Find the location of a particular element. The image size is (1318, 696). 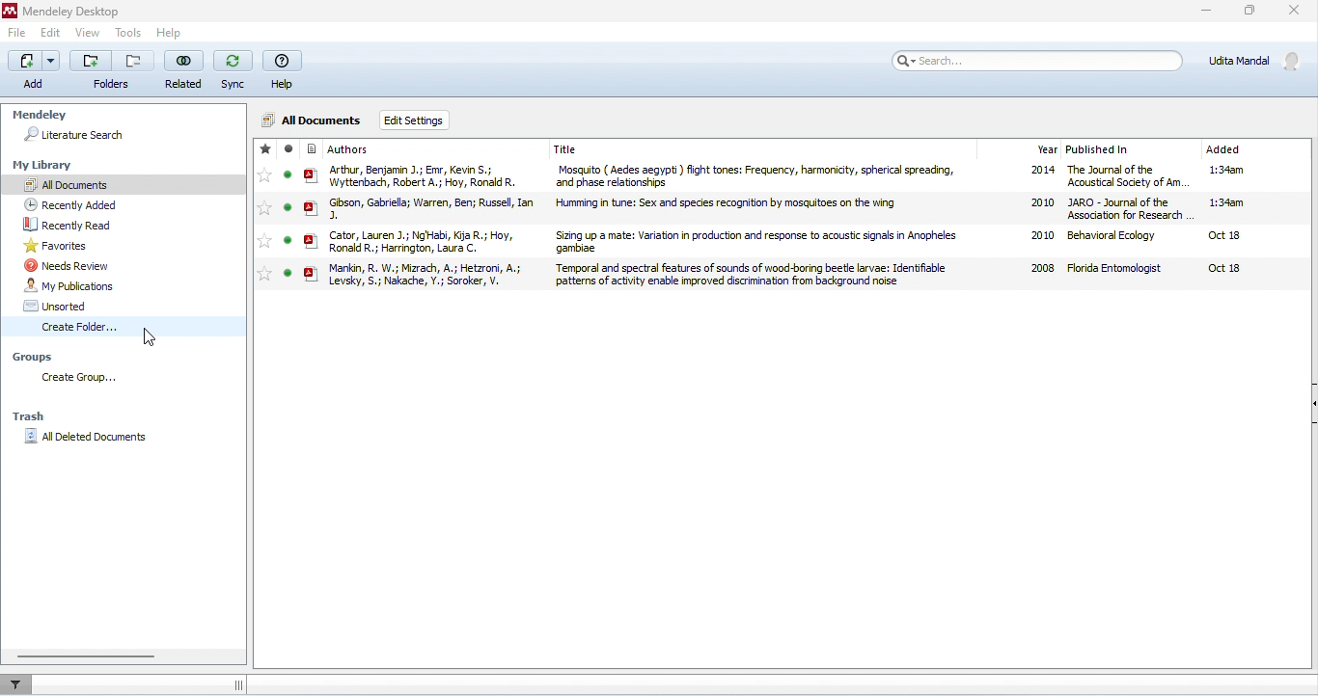

1:34 am is located at coordinates (1225, 171).